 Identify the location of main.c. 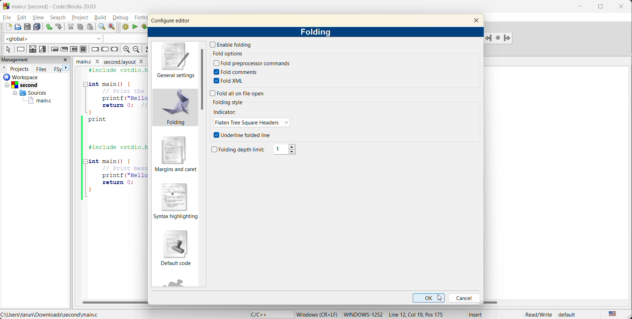
(39, 101).